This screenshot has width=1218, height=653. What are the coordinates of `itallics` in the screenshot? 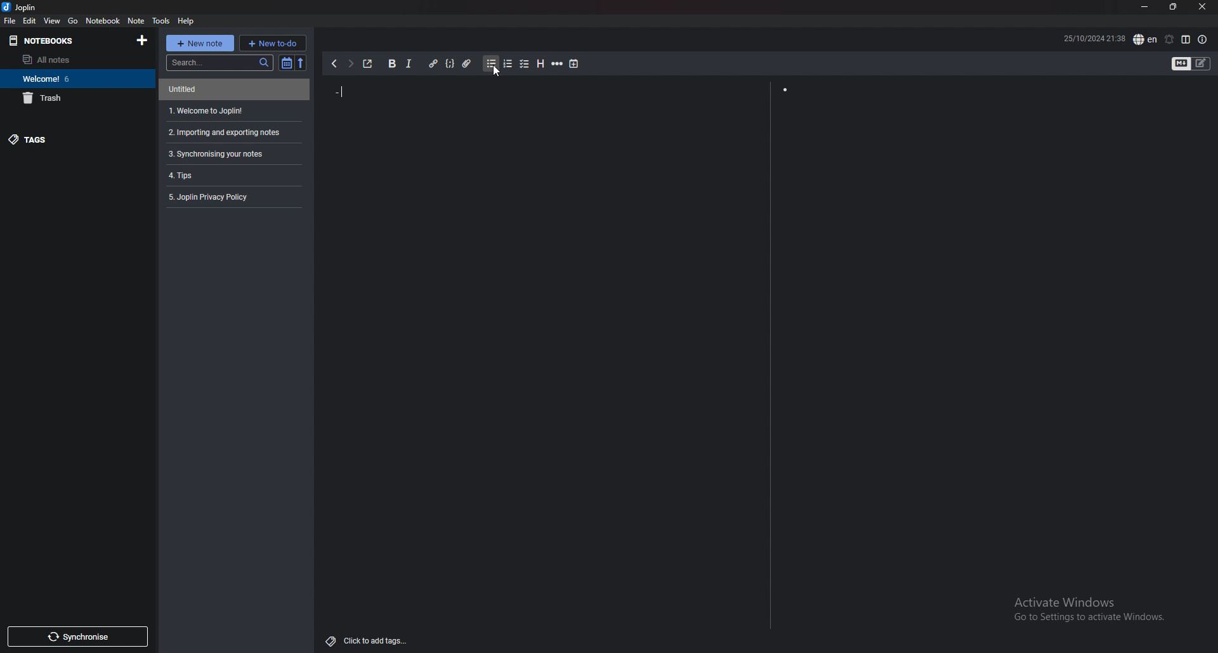 It's located at (411, 63).